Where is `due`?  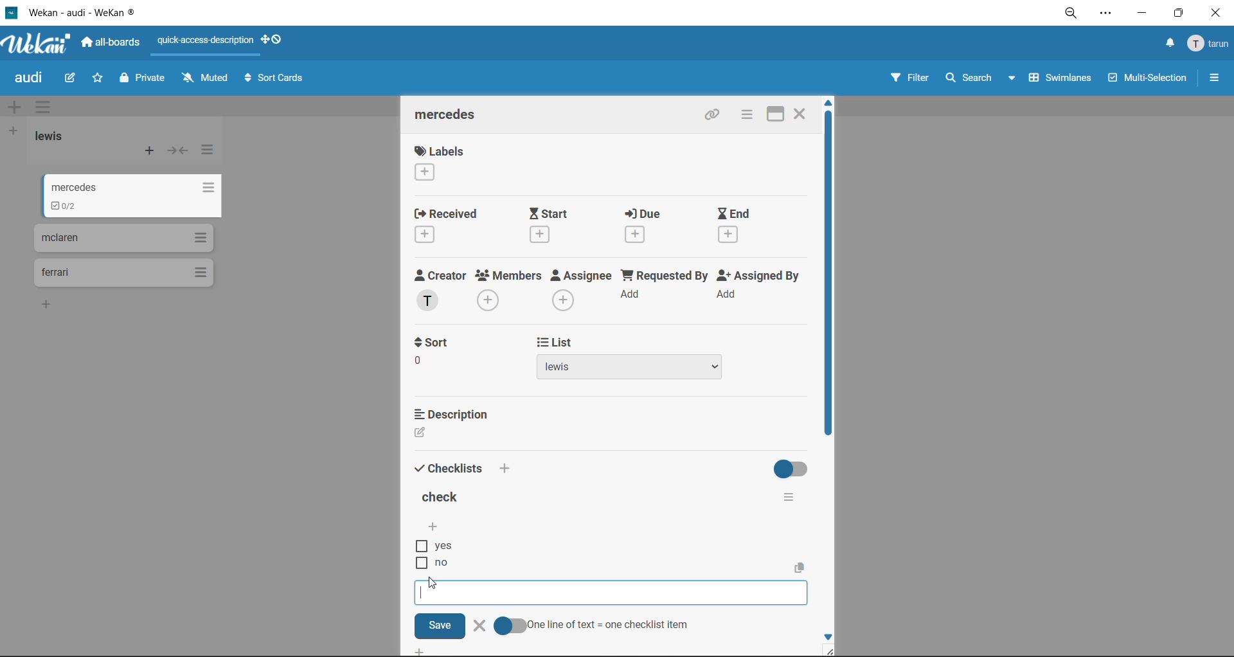 due is located at coordinates (644, 215).